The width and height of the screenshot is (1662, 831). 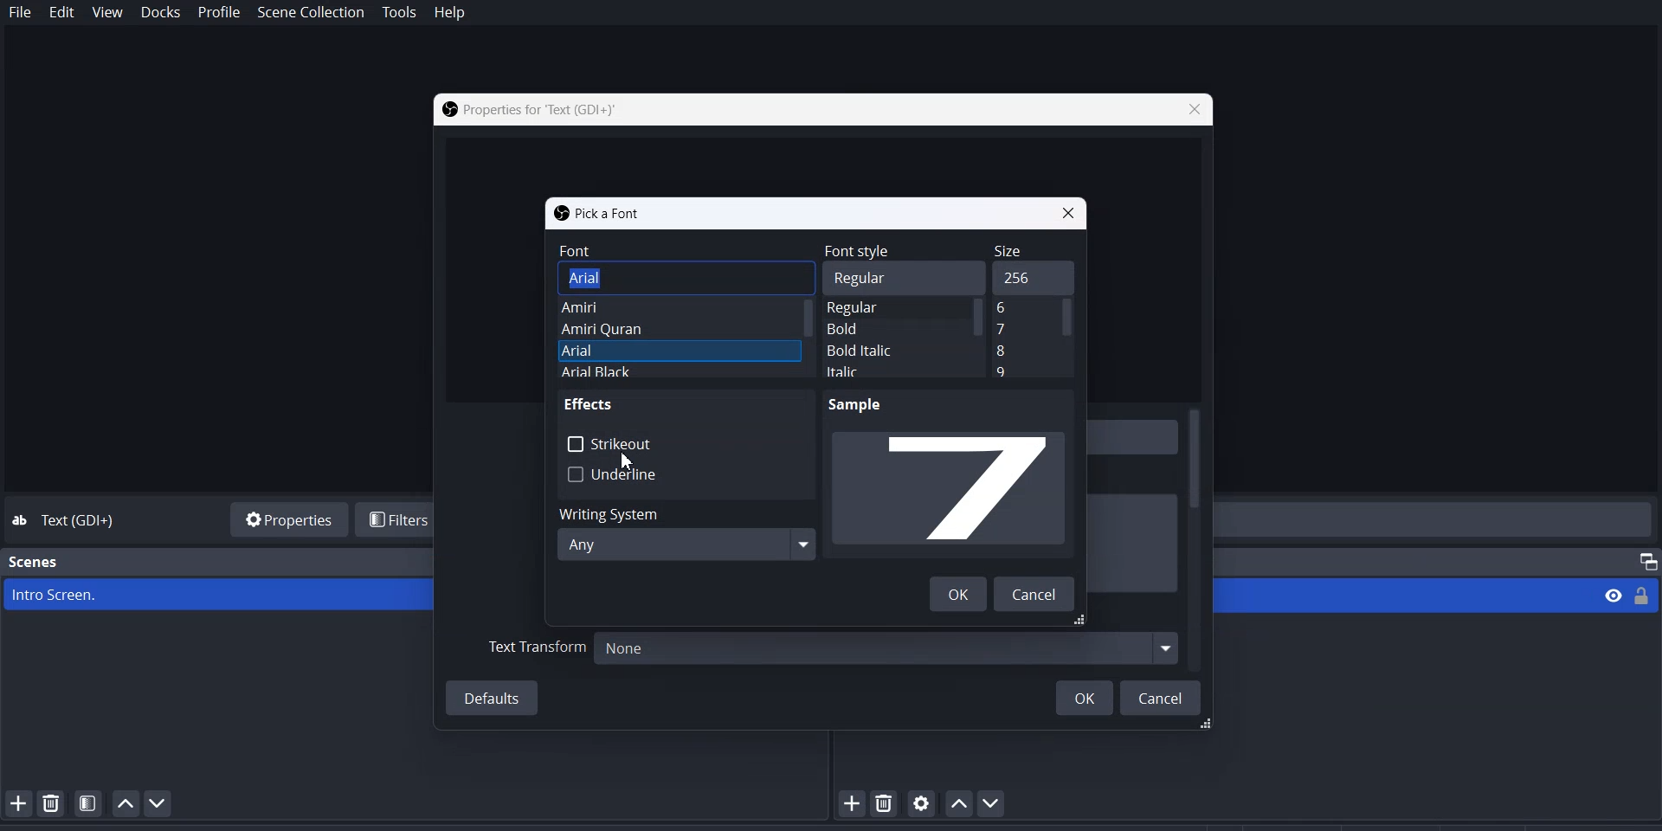 What do you see at coordinates (108, 13) in the screenshot?
I see `View` at bounding box center [108, 13].